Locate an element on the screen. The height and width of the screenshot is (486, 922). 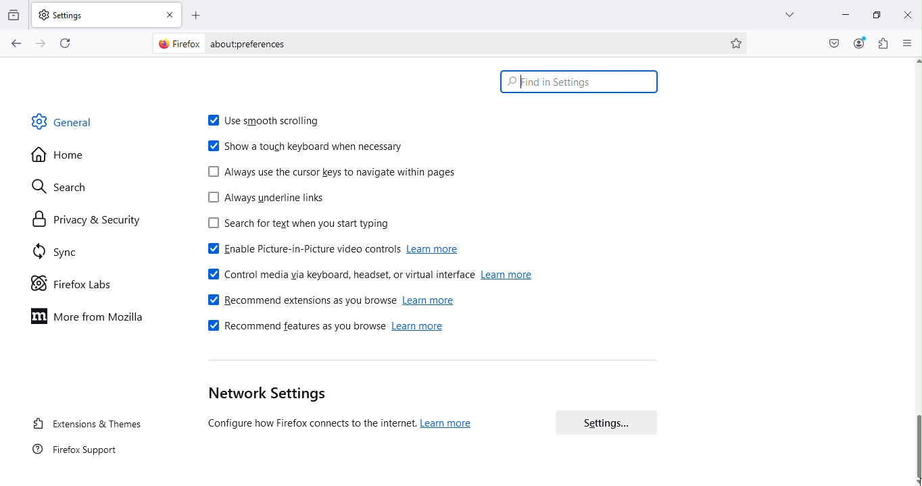
Address bar is located at coordinates (466, 43).